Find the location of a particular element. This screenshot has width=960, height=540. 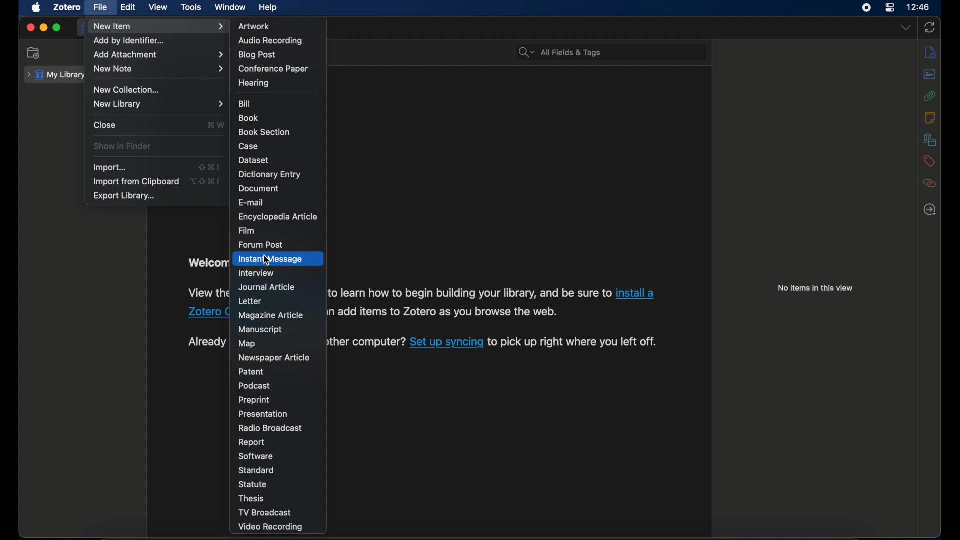

patent is located at coordinates (252, 371).